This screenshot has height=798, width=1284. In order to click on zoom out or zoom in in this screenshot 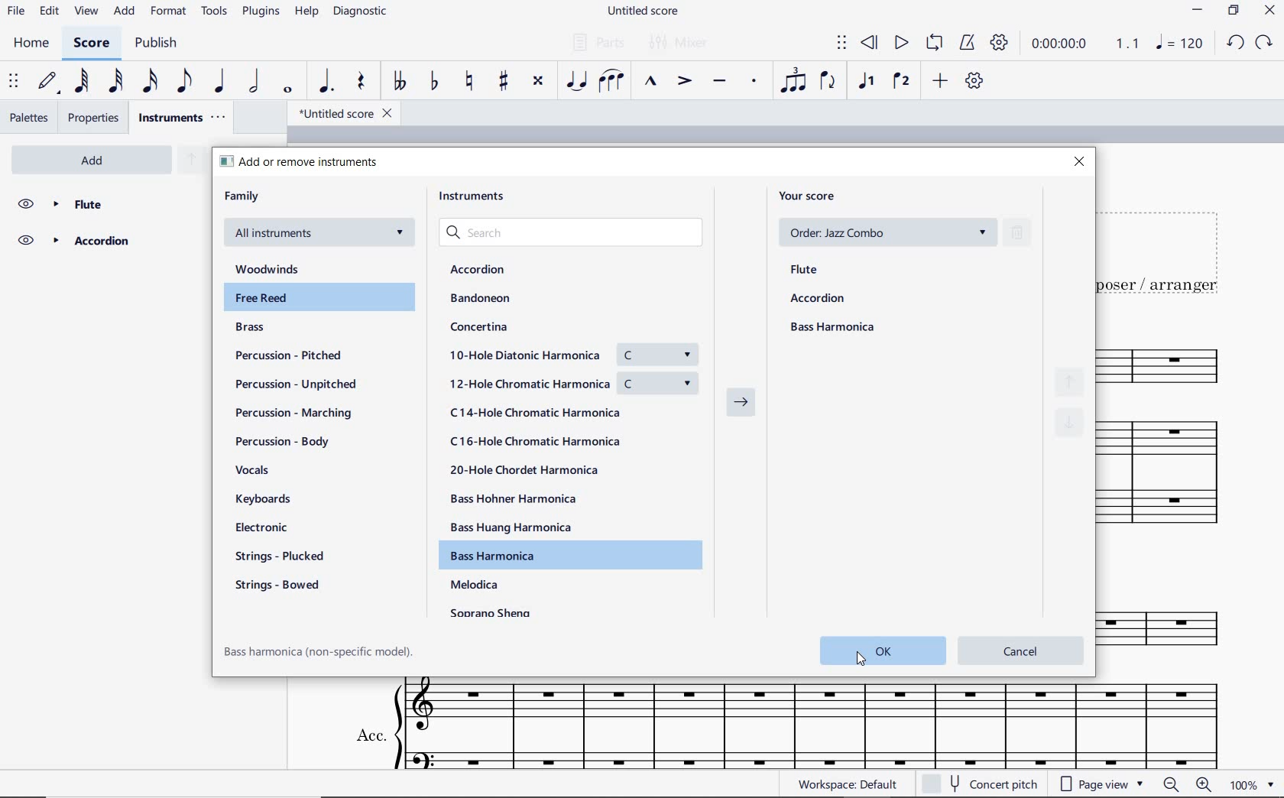, I will do `click(1187, 785)`.